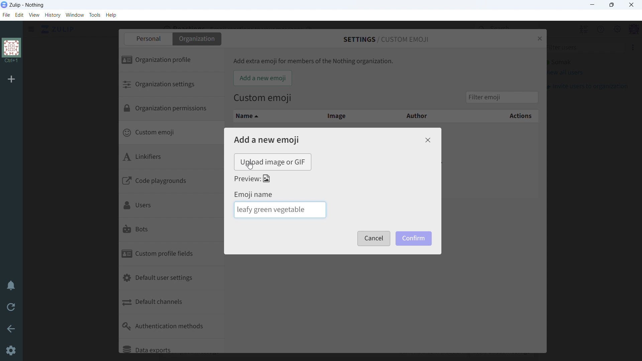 Image resolution: width=642 pixels, height=361 pixels. Describe the element at coordinates (11, 351) in the screenshot. I see `settings` at that location.